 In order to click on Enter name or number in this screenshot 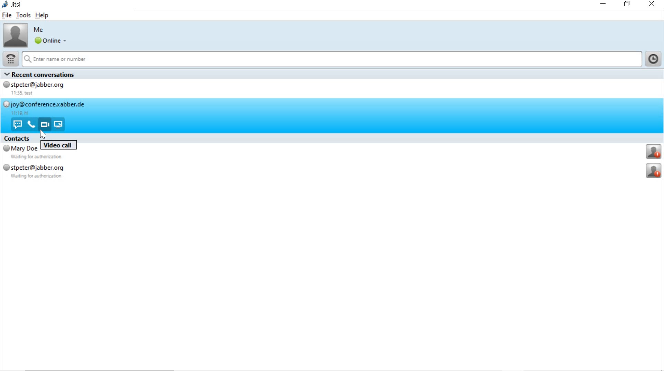, I will do `click(331, 59)`.